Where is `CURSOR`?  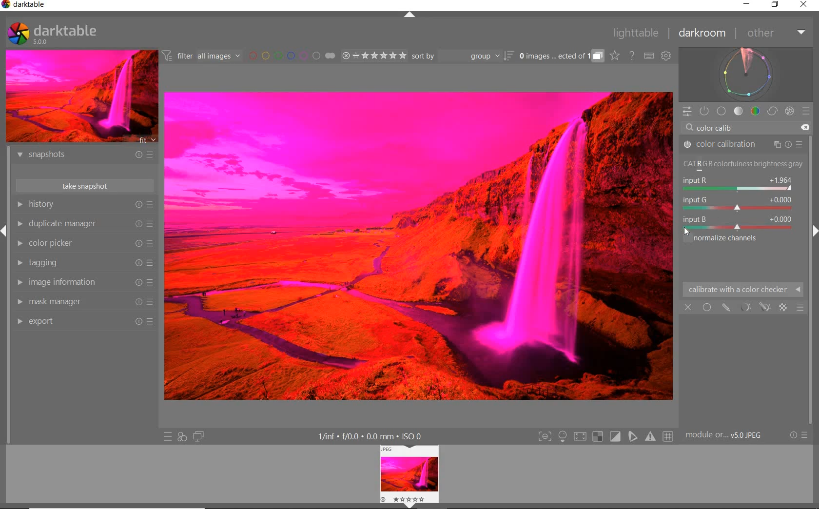 CURSOR is located at coordinates (686, 232).